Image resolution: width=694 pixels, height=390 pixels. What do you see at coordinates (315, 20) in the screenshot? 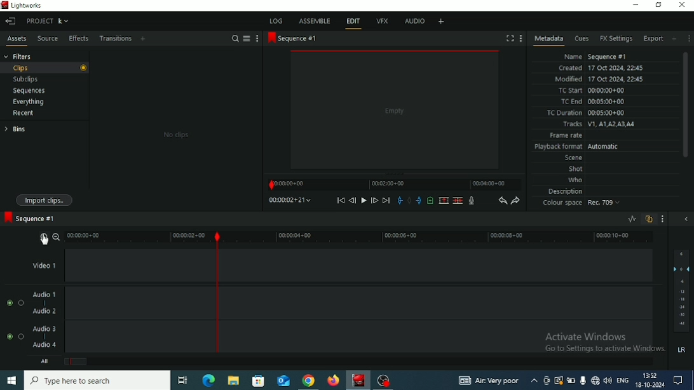
I see `ASSEMBLE` at bounding box center [315, 20].